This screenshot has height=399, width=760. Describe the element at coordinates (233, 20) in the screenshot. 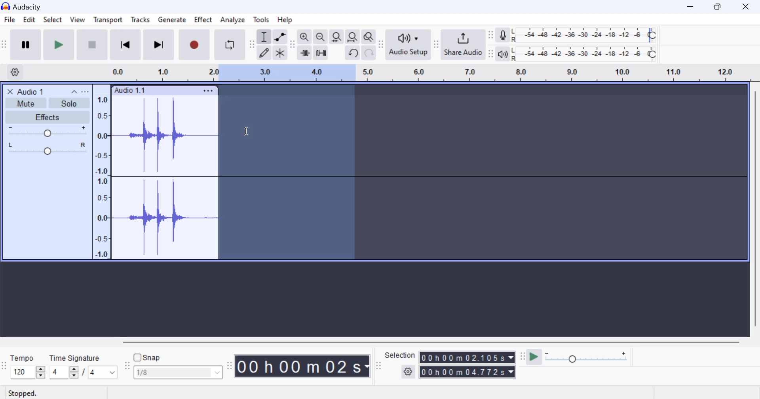

I see `Analyze` at that location.